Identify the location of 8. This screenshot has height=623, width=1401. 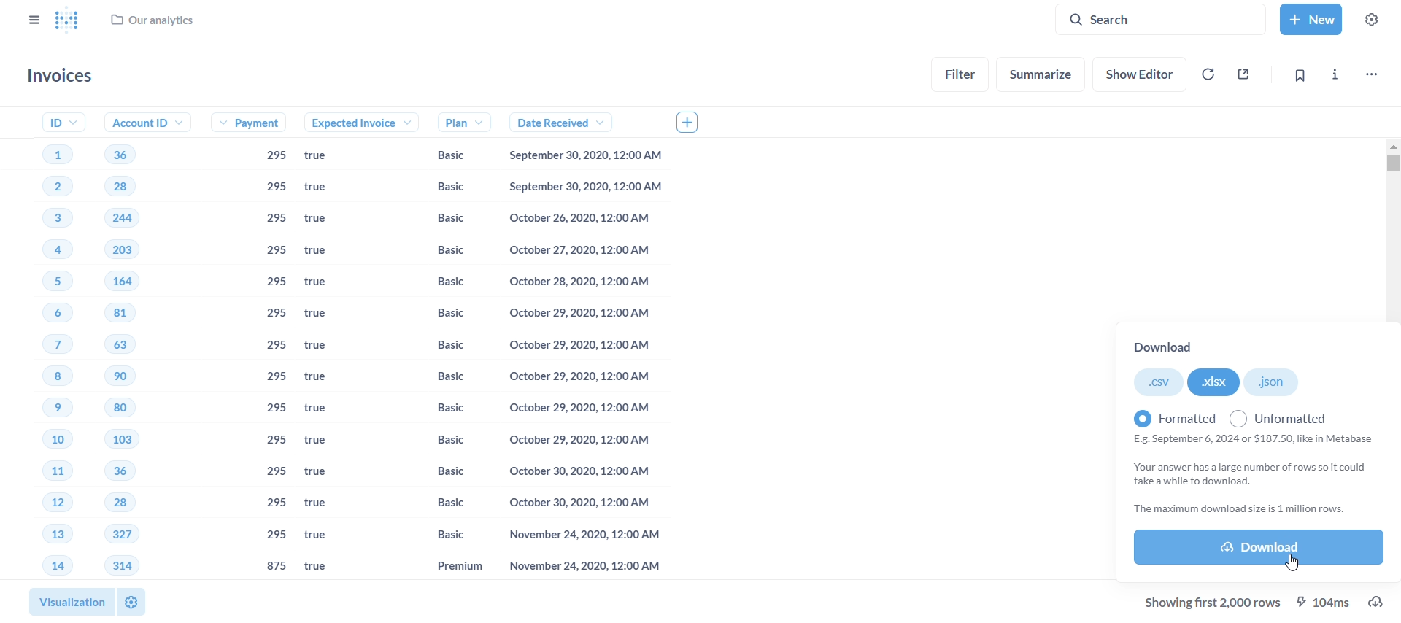
(37, 377).